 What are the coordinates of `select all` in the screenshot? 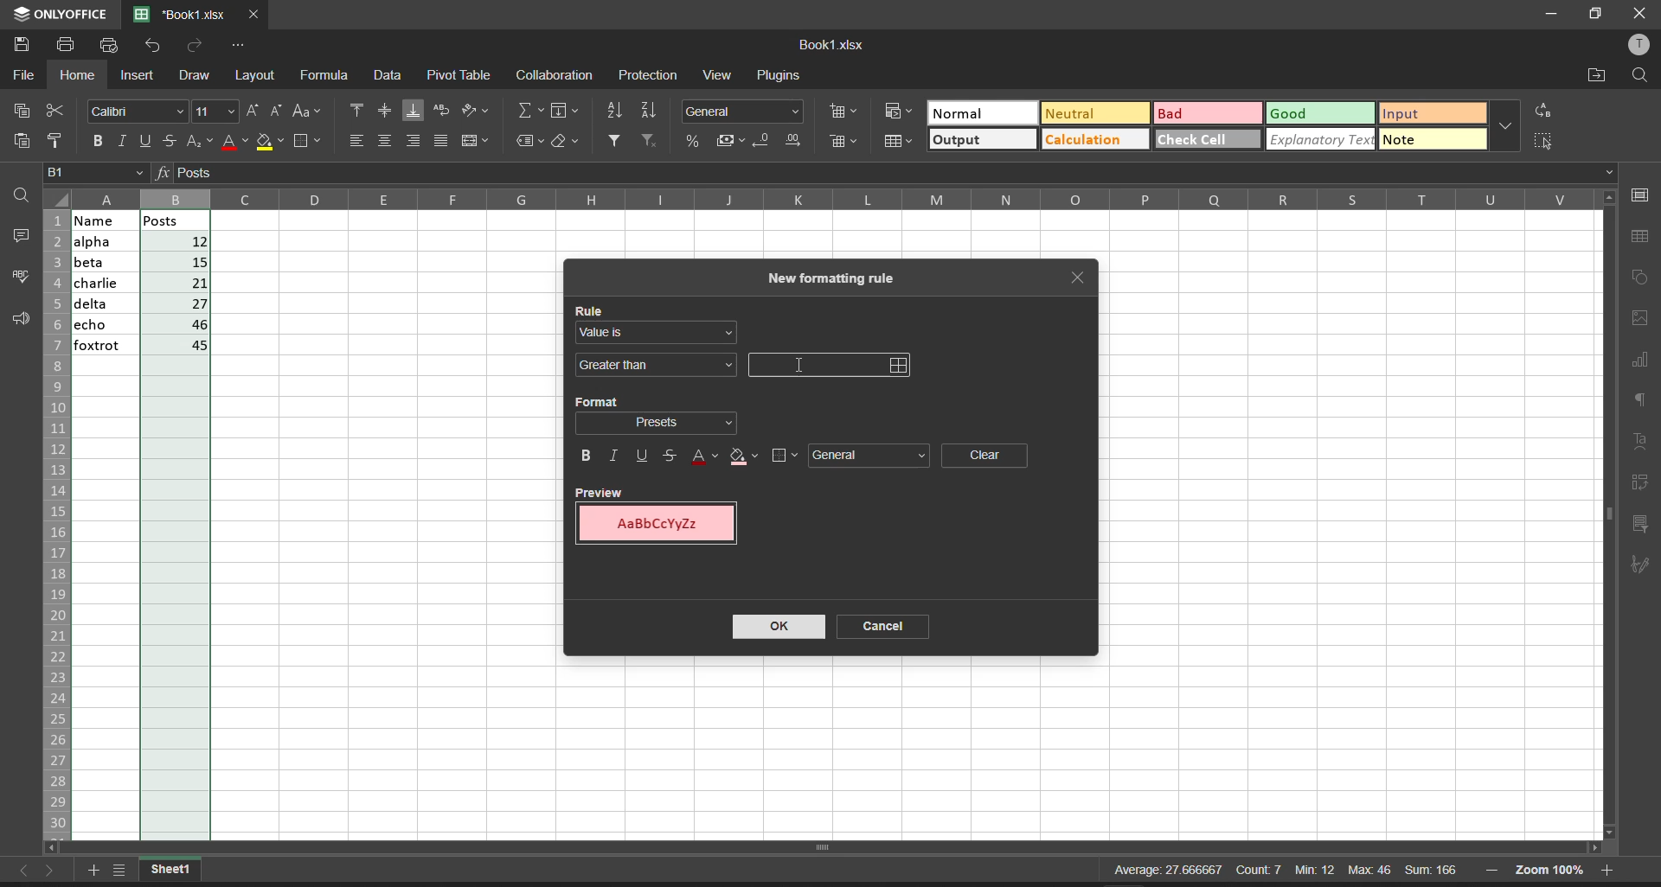 It's located at (1546, 139).